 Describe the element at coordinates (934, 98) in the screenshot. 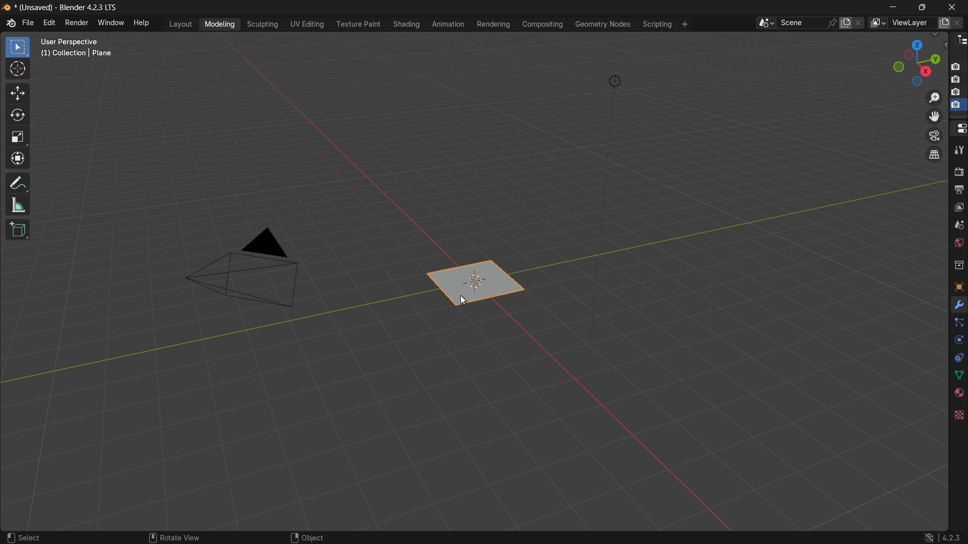

I see `zoom in/out` at that location.